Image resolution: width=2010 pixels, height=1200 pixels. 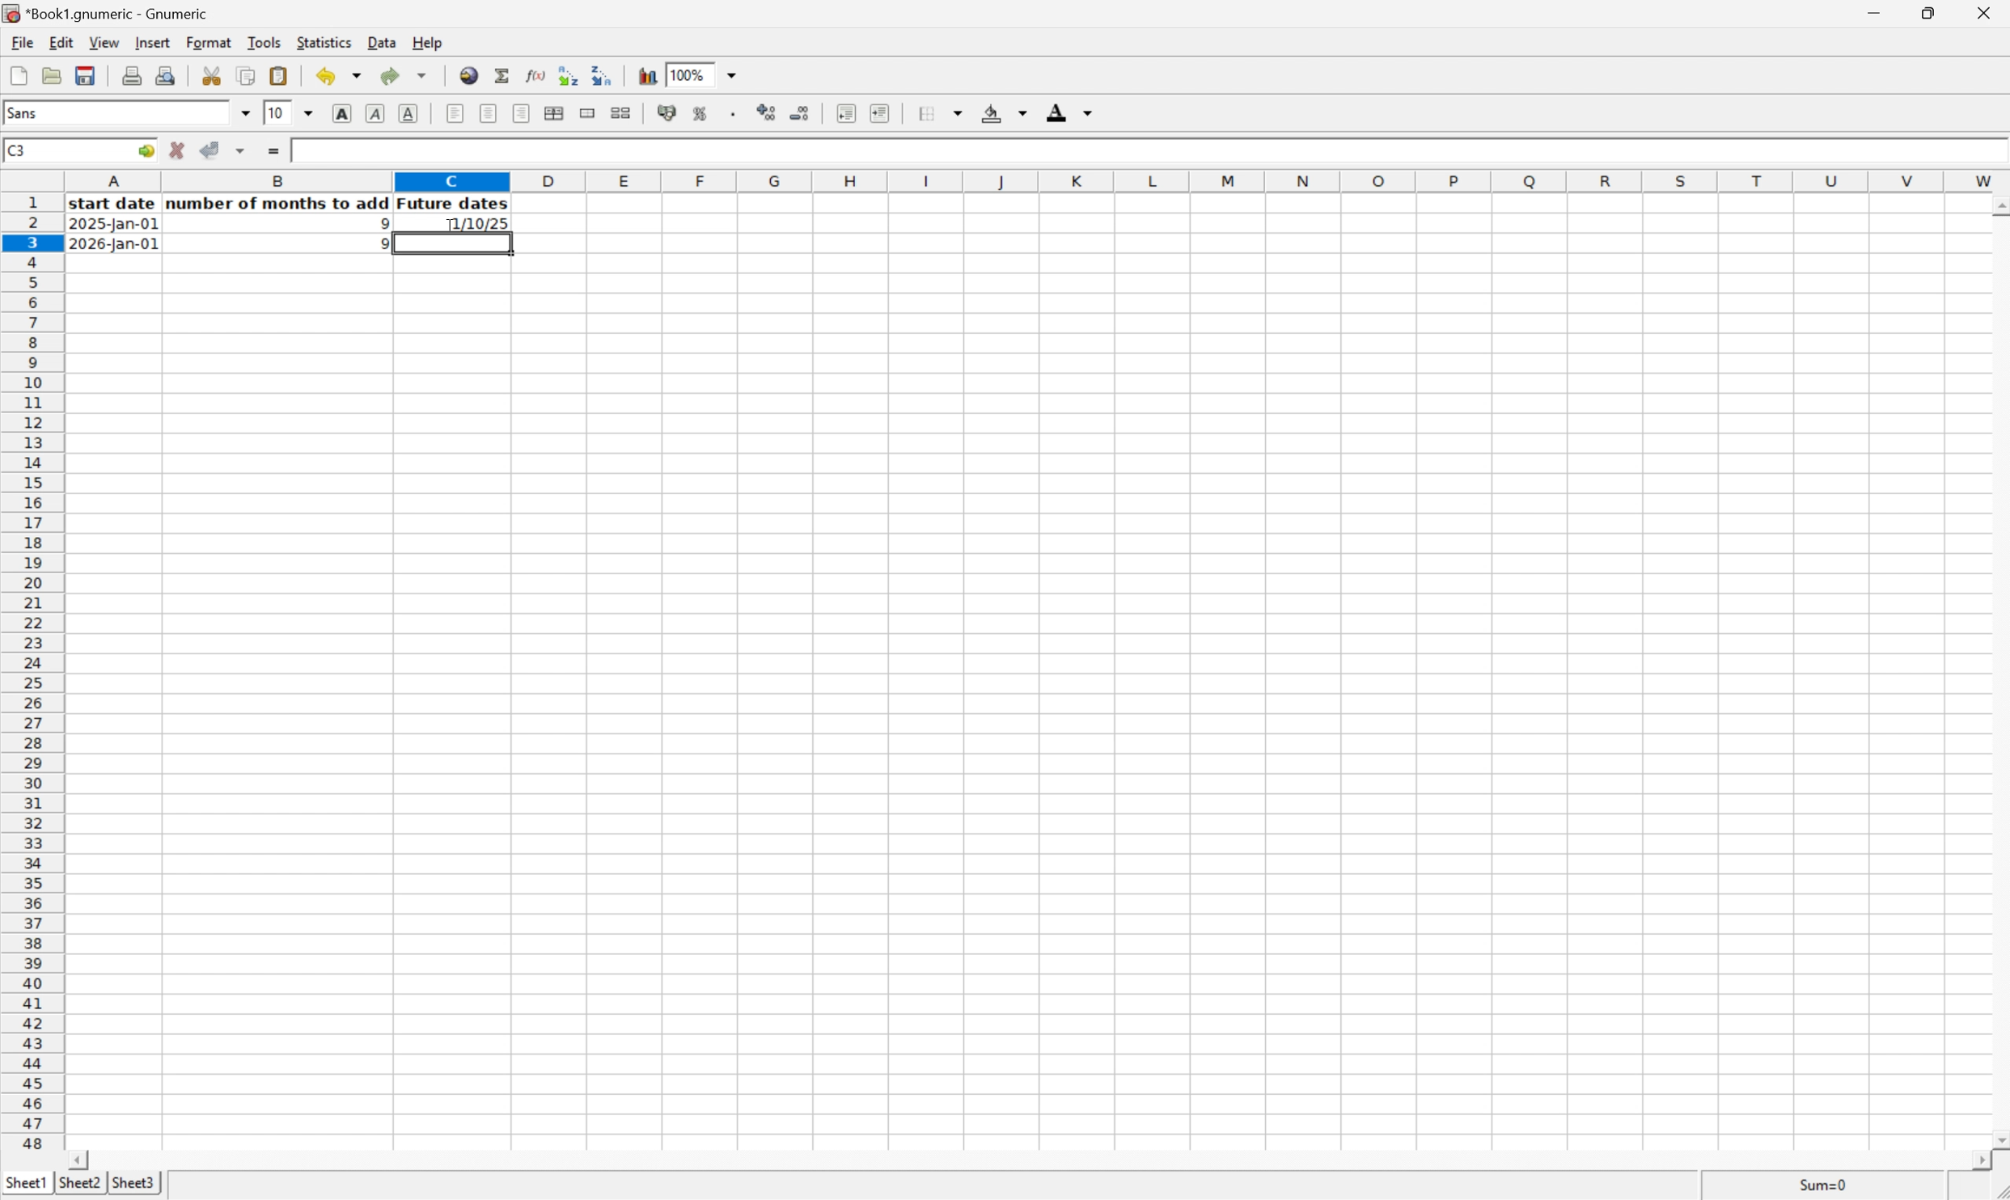 What do you see at coordinates (402, 74) in the screenshot?
I see `Redo` at bounding box center [402, 74].